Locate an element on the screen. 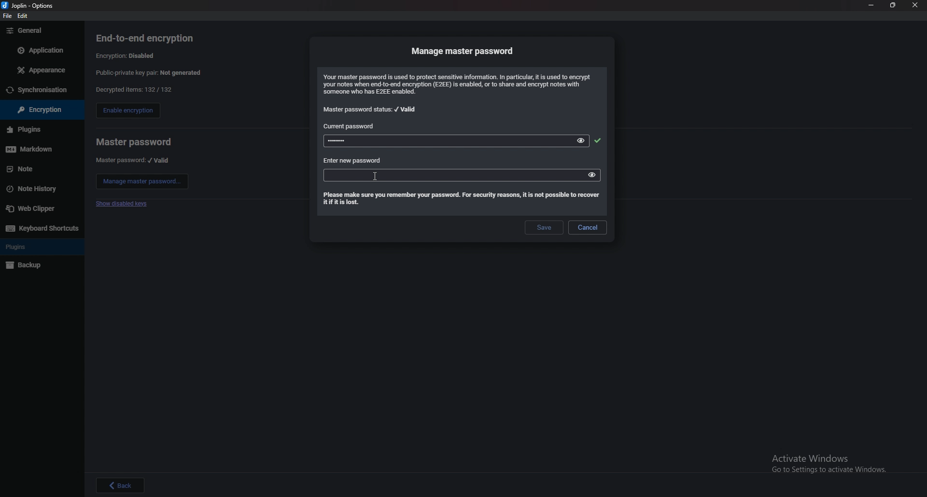  cancel is located at coordinates (588, 227).